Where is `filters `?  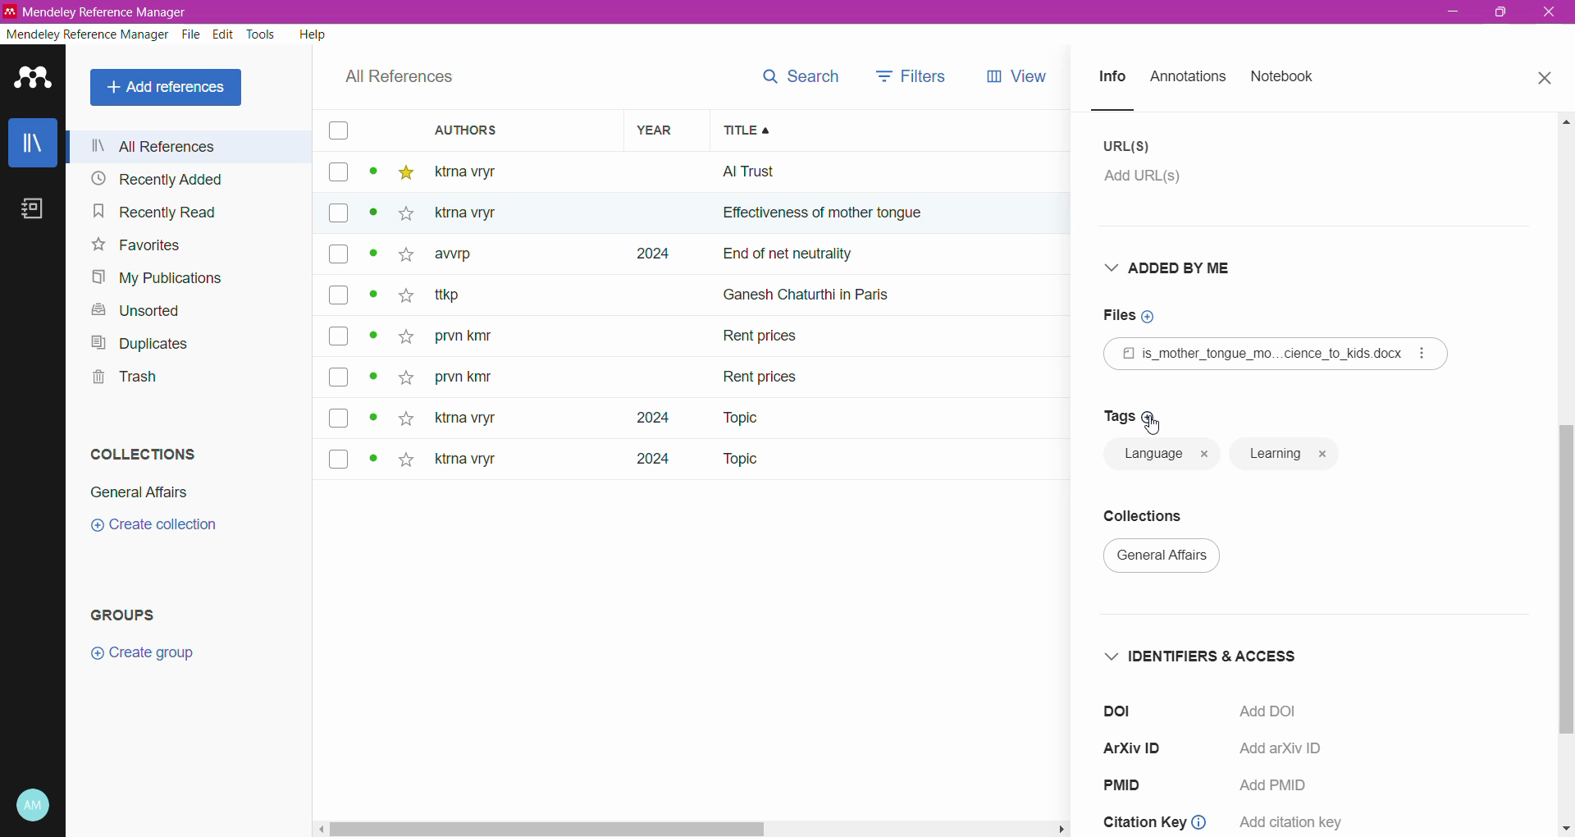
filters  is located at coordinates (911, 75).